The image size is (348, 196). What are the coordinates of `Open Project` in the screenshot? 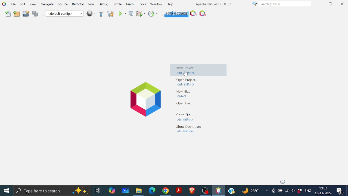 It's located at (187, 82).